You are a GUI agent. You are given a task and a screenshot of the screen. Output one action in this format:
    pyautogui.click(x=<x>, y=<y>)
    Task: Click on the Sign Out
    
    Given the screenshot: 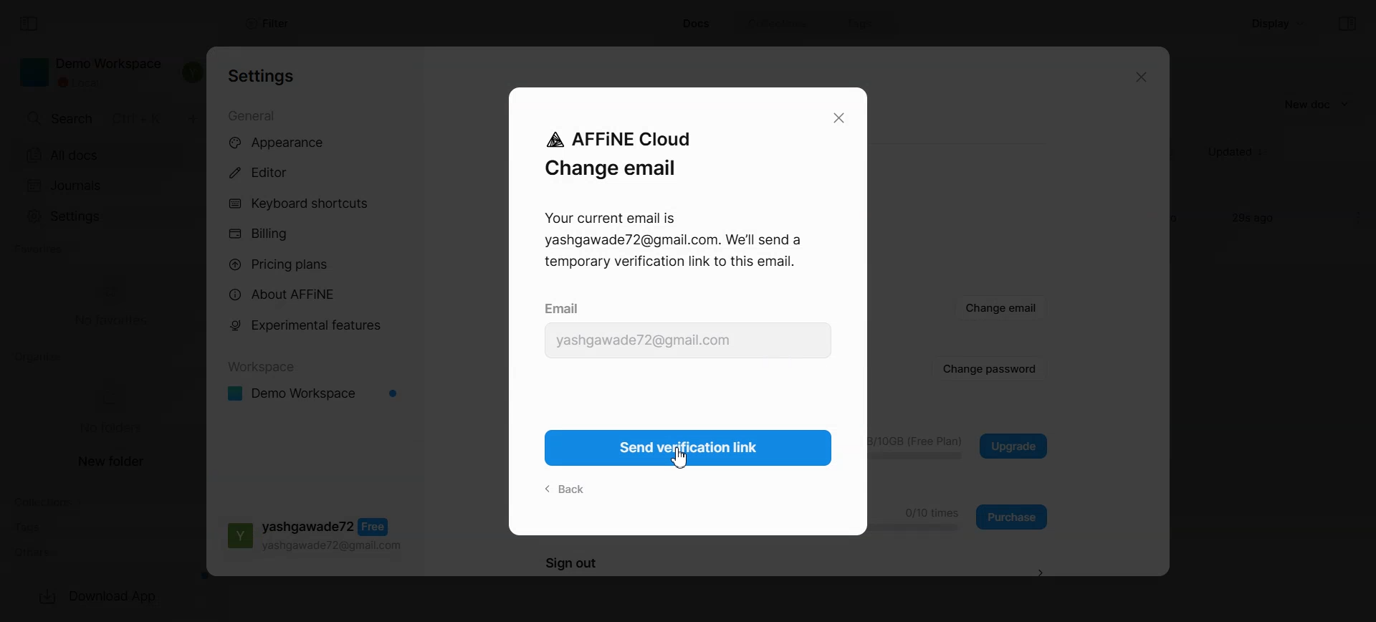 What is the action you would take?
    pyautogui.click(x=1044, y=571)
    